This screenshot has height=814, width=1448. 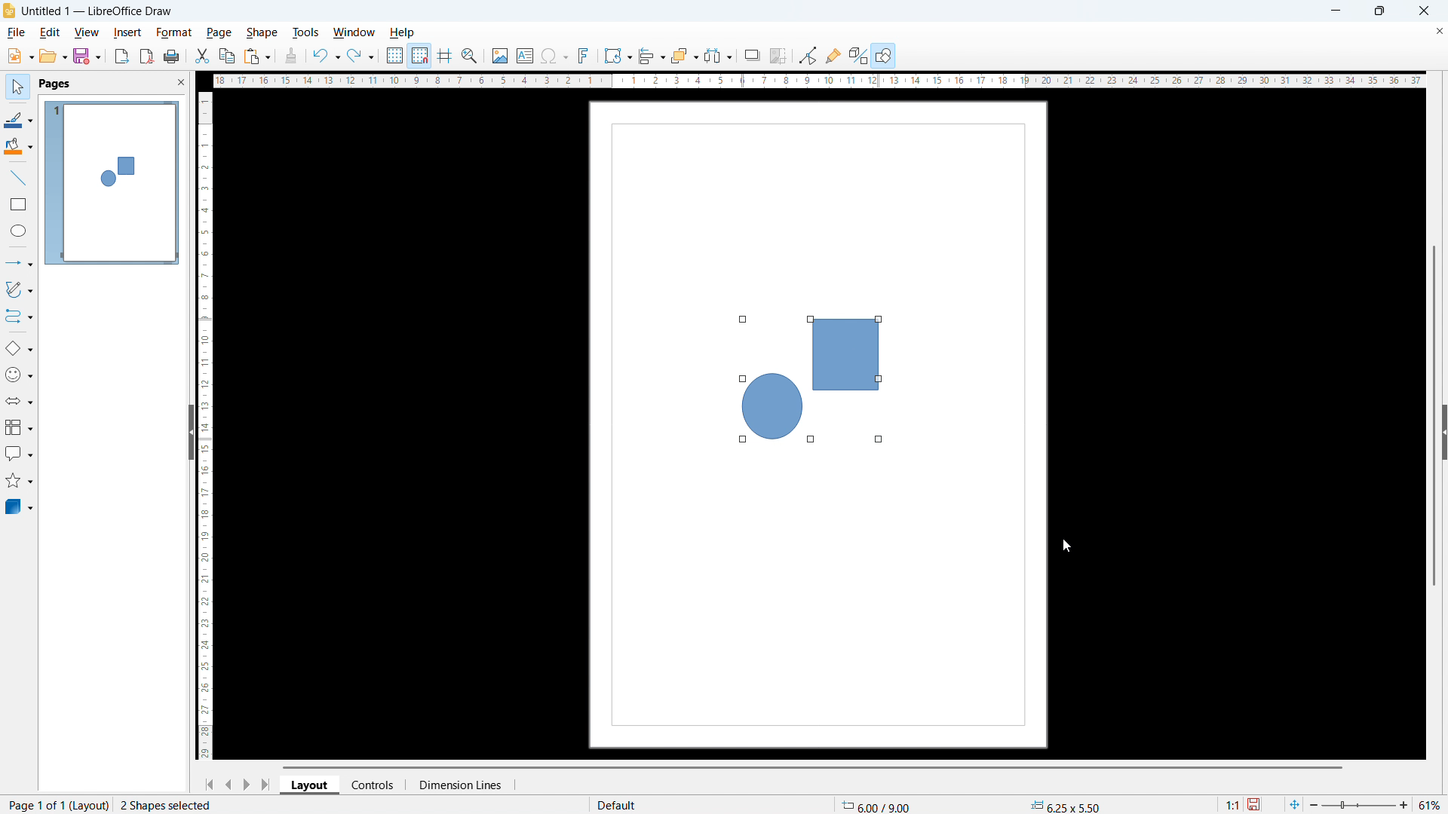 What do you see at coordinates (311, 785) in the screenshot?
I see `layout` at bounding box center [311, 785].